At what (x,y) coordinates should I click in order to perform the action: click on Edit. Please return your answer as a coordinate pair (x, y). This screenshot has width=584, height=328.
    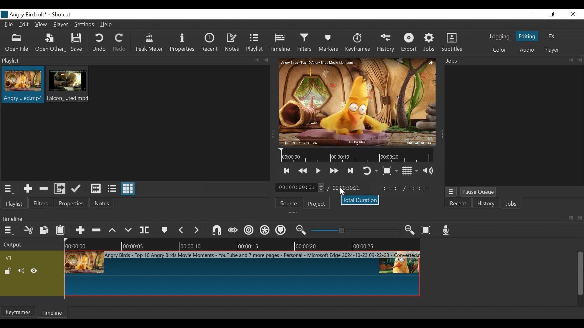
    Looking at the image, I should click on (25, 25).